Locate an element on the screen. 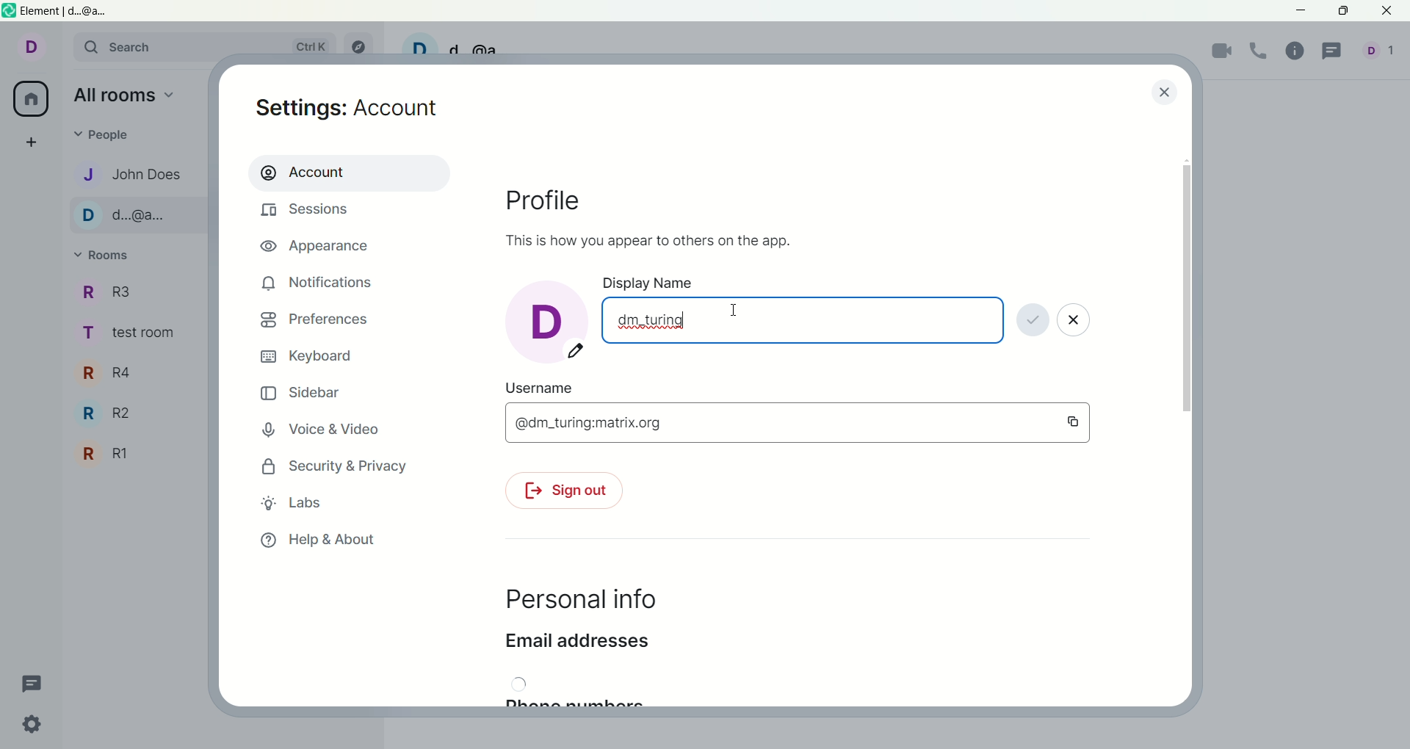 The height and width of the screenshot is (749, 1410). close is located at coordinates (1076, 323).